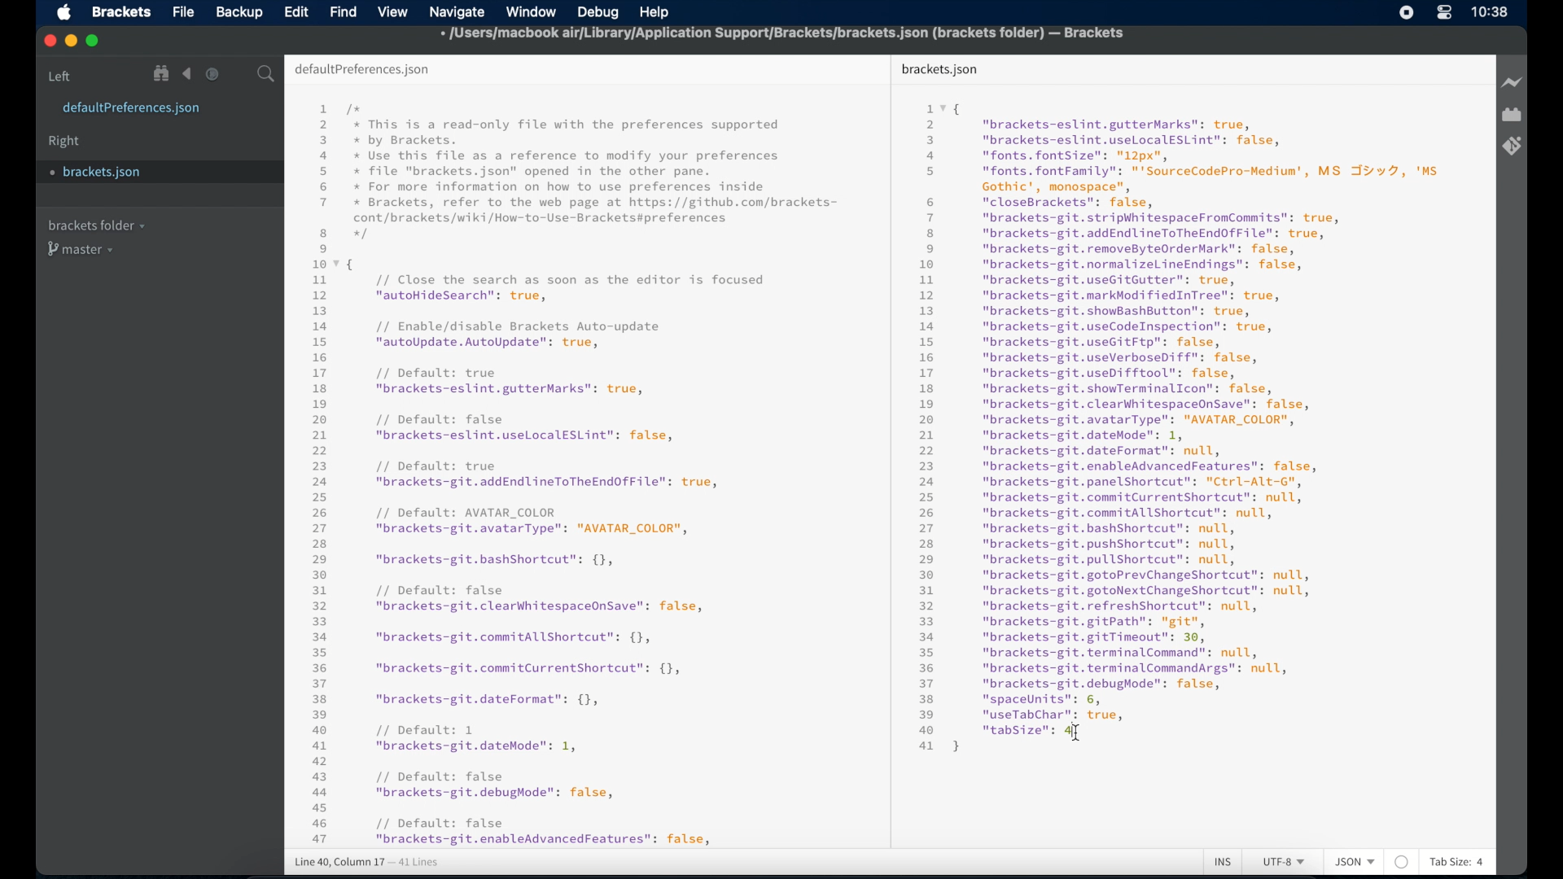 This screenshot has height=879, width=1563. I want to click on help, so click(655, 14).